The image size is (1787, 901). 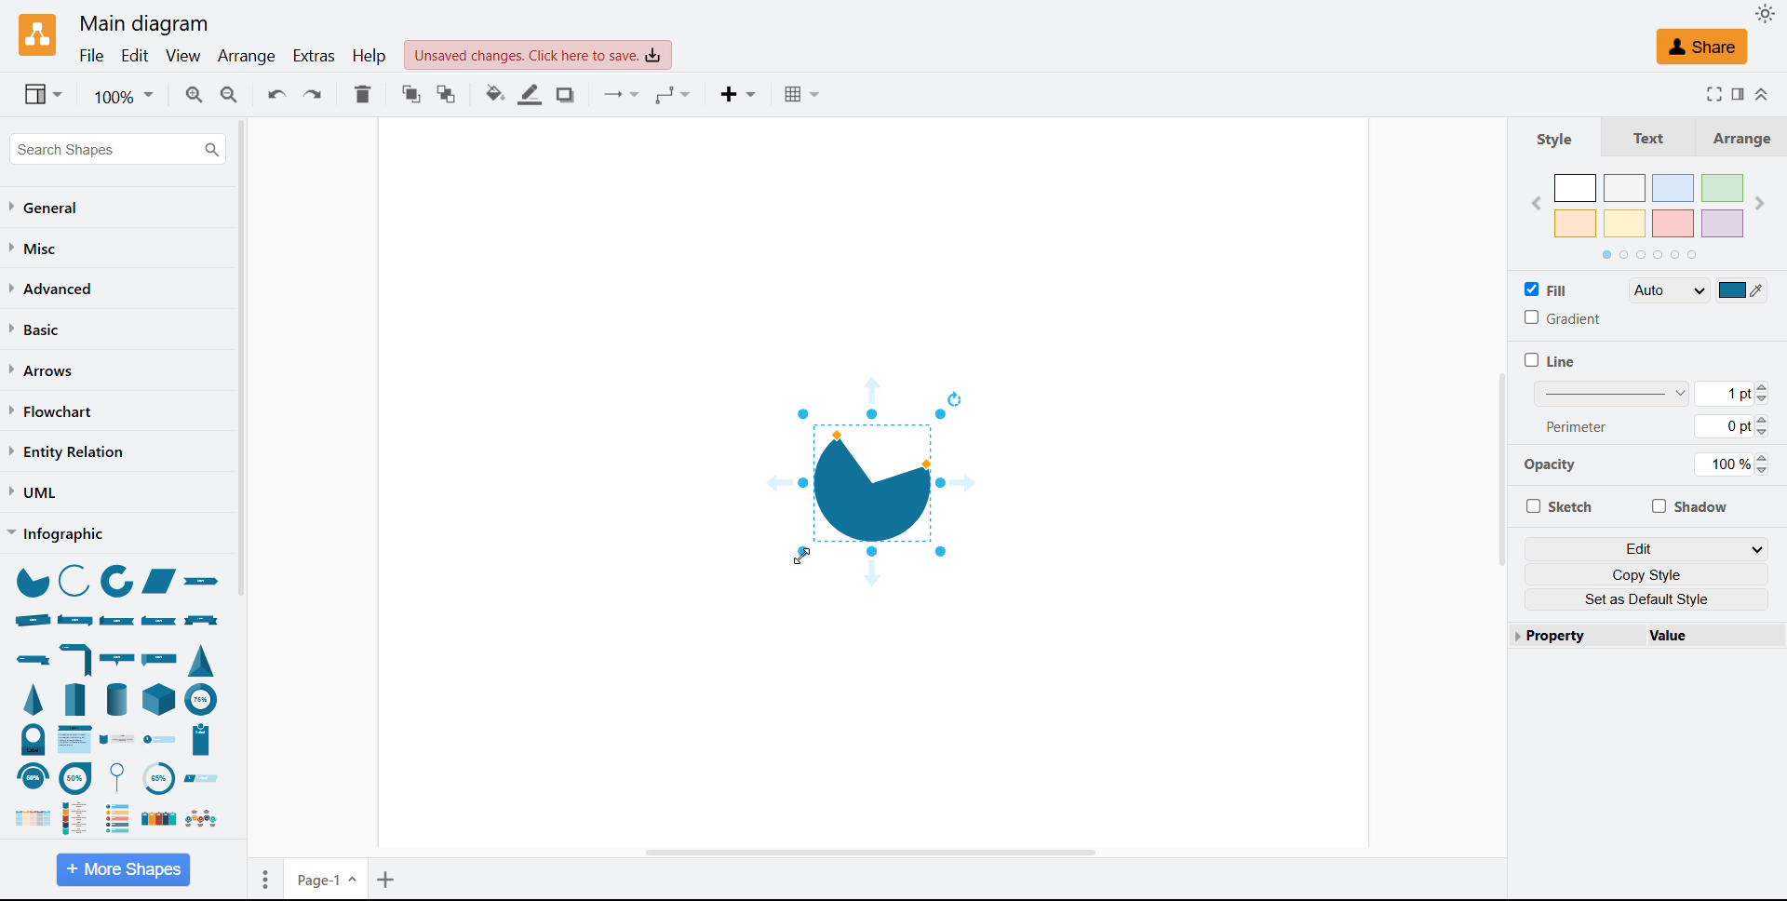 What do you see at coordinates (160, 619) in the screenshot?
I see `ribbon back fold` at bounding box center [160, 619].